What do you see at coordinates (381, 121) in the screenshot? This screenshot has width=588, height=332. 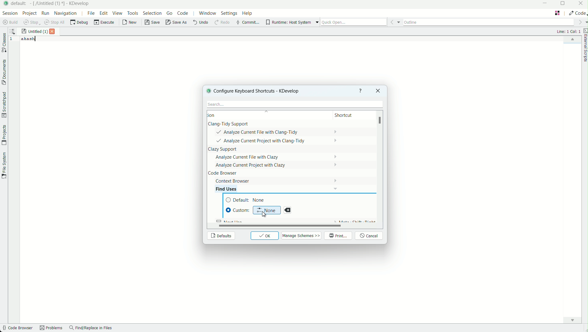 I see `scroll bar` at bounding box center [381, 121].